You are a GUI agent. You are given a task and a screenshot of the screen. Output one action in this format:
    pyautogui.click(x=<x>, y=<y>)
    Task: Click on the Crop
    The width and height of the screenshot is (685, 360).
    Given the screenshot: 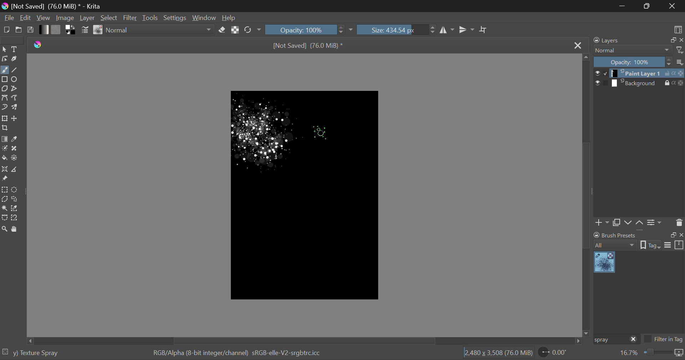 What is the action you would take?
    pyautogui.click(x=484, y=30)
    